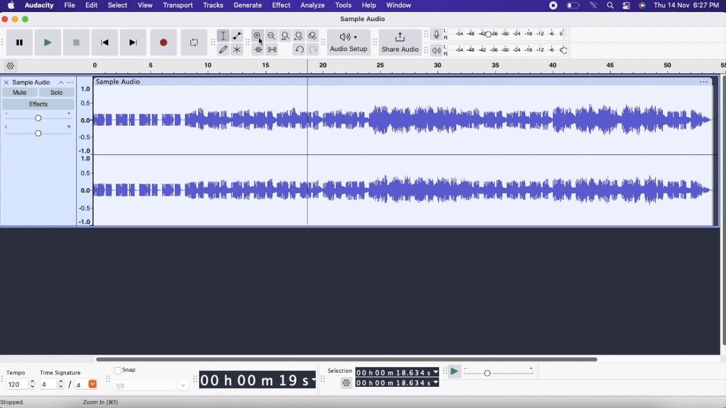 The height and width of the screenshot is (408, 726). I want to click on Share Audio, so click(400, 42).